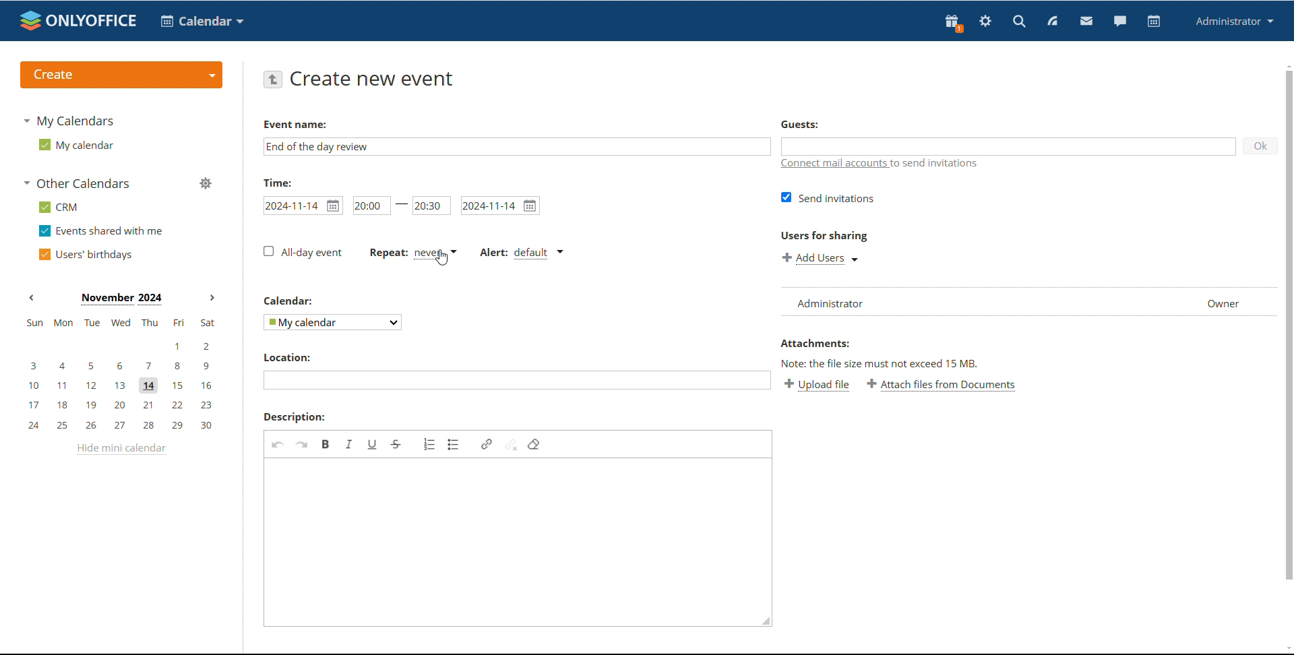 The image size is (1294, 655). What do you see at coordinates (75, 145) in the screenshot?
I see `my calendar` at bounding box center [75, 145].